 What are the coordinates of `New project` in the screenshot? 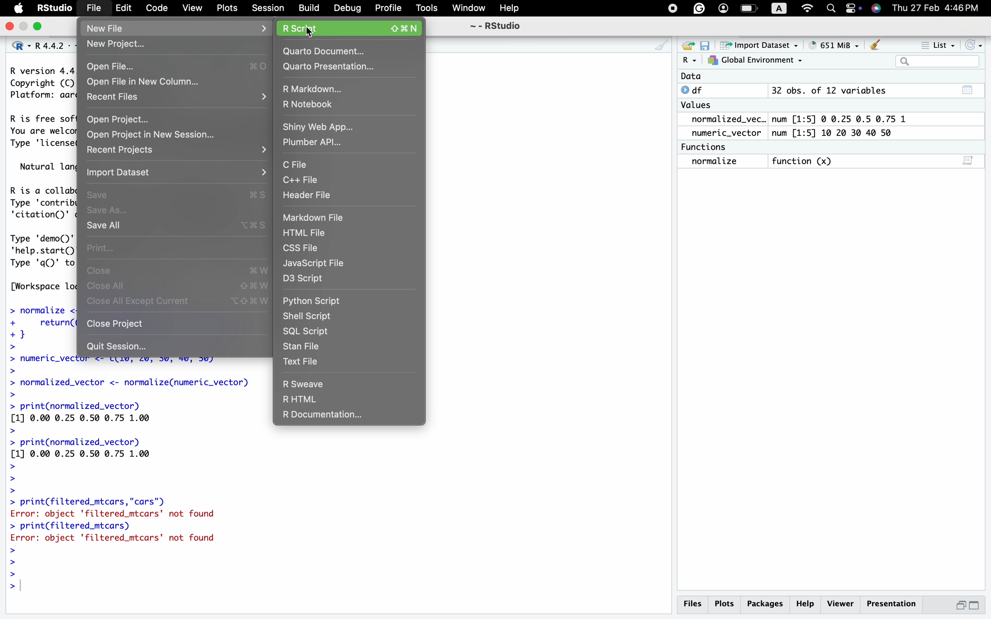 It's located at (158, 45).